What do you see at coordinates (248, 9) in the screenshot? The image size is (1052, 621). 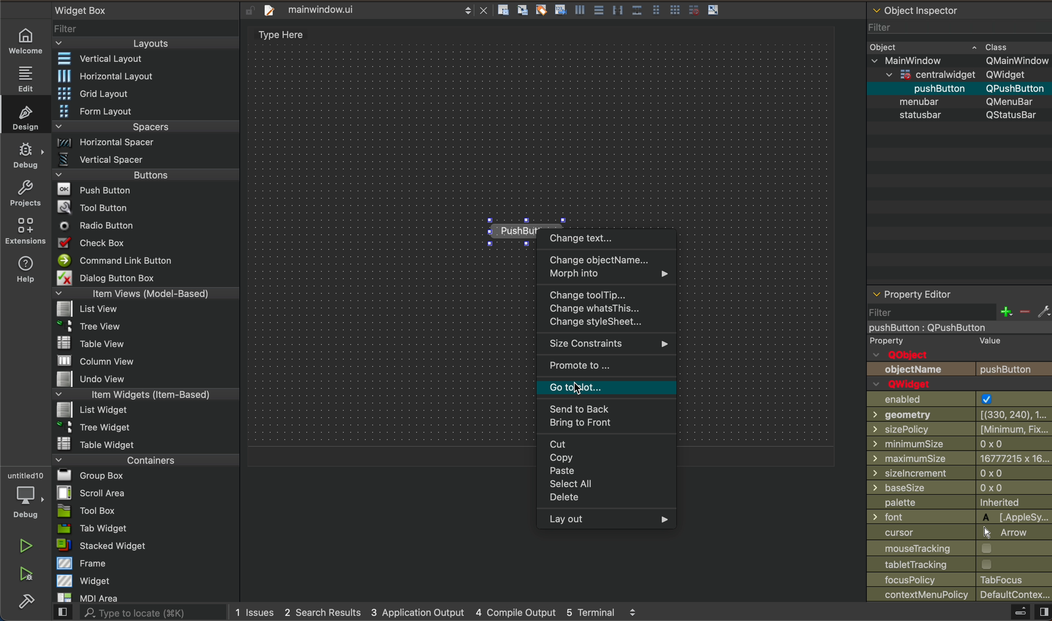 I see `lock` at bounding box center [248, 9].